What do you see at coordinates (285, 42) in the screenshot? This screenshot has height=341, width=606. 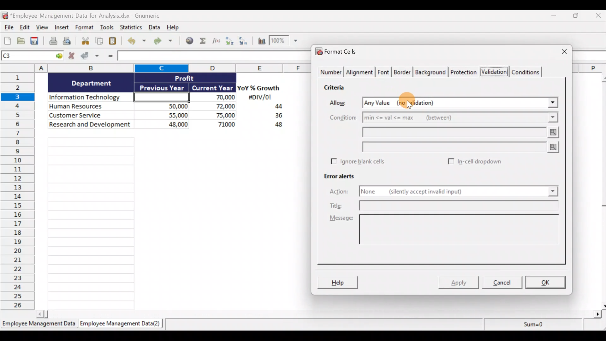 I see `Zoom` at bounding box center [285, 42].